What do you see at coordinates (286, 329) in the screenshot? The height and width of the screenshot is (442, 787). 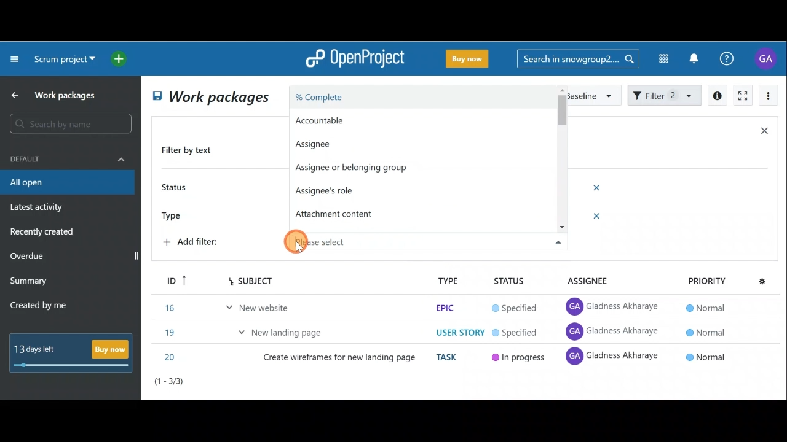 I see `Item 15` at bounding box center [286, 329].